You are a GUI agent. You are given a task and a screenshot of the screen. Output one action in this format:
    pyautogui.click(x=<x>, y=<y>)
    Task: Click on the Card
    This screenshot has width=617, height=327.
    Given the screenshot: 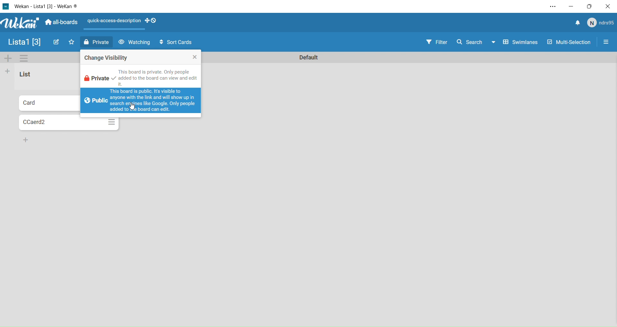 What is the action you would take?
    pyautogui.click(x=47, y=103)
    